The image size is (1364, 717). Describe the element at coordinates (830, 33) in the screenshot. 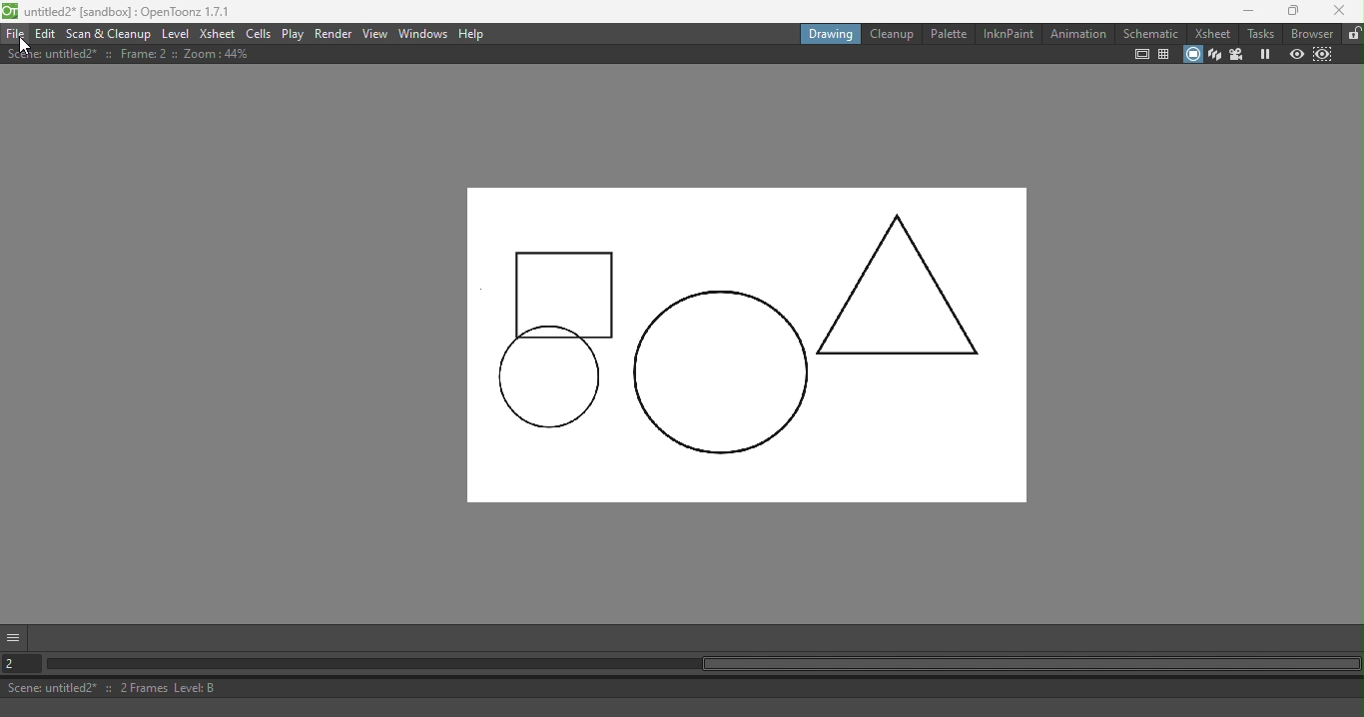

I see `Drawing` at that location.